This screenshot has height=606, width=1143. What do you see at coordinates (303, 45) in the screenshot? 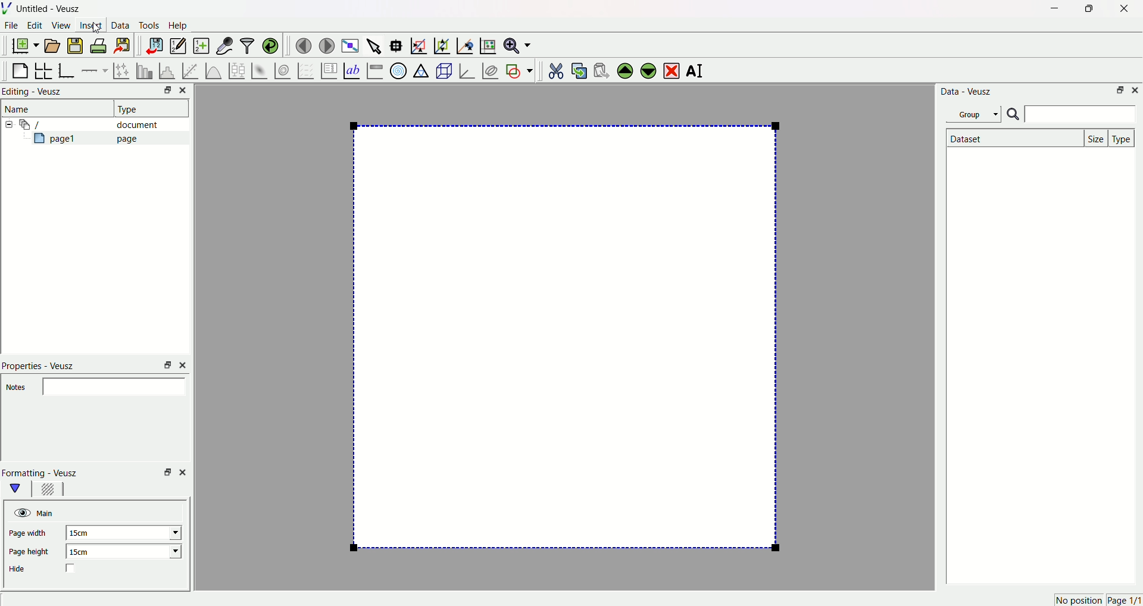
I see `move to previous page` at bounding box center [303, 45].